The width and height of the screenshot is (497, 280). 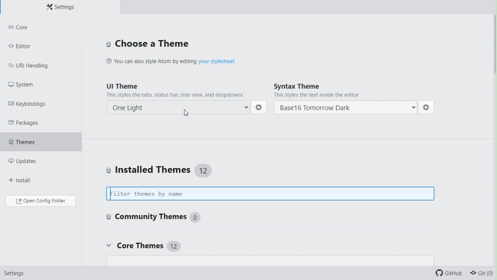 What do you see at coordinates (36, 158) in the screenshot?
I see `updates` at bounding box center [36, 158].